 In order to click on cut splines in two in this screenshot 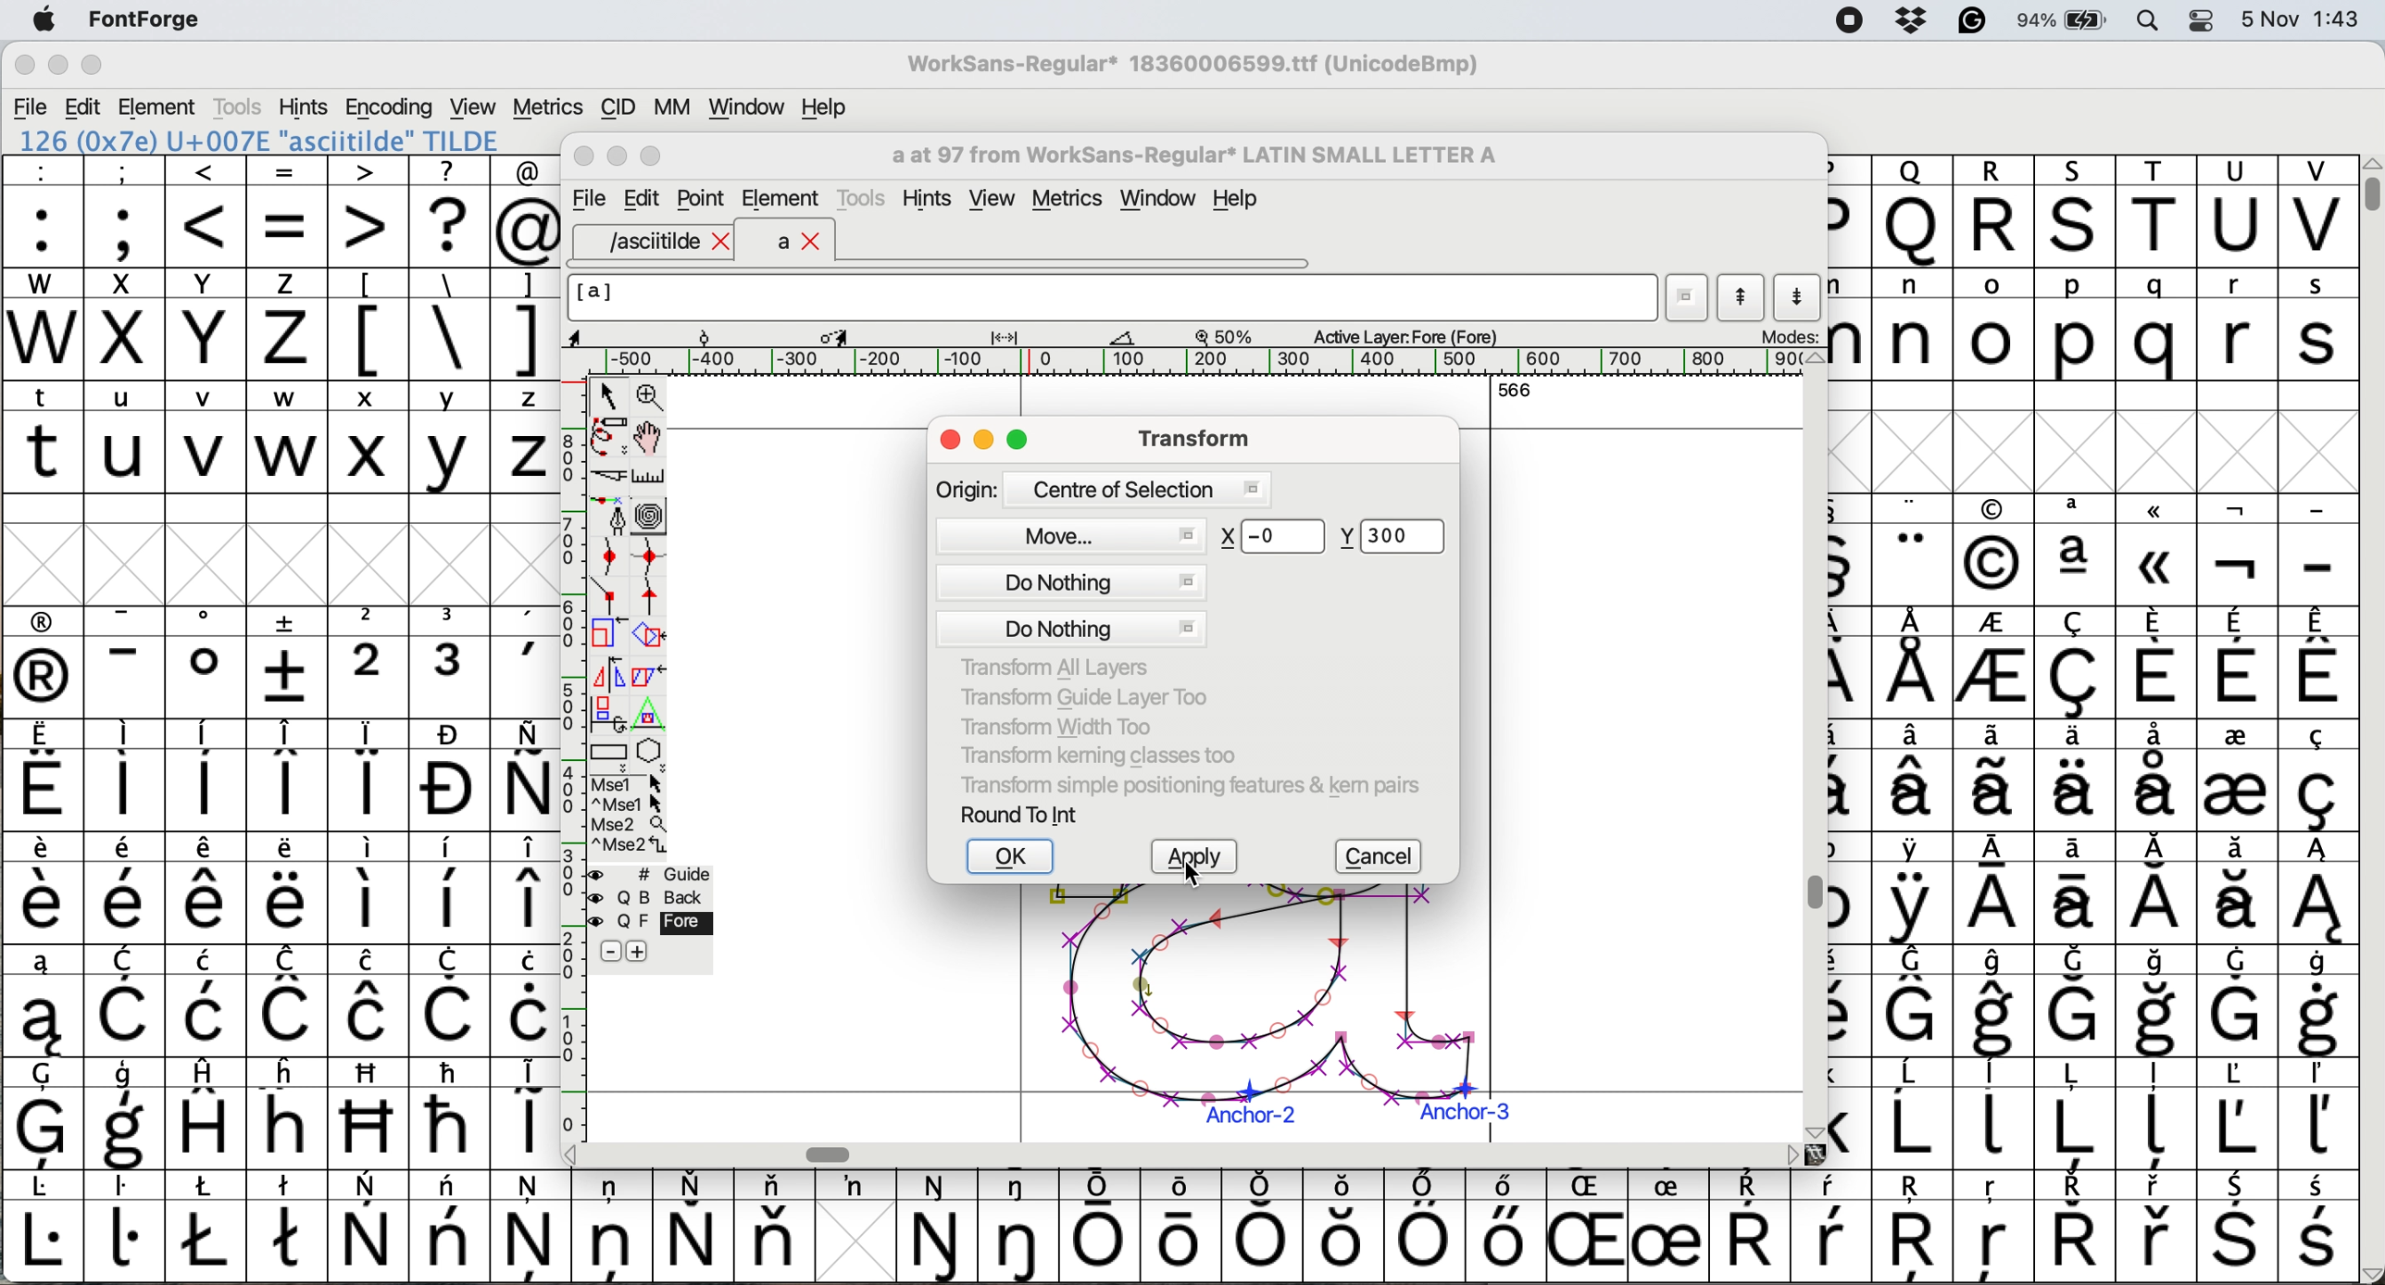, I will do `click(610, 478)`.